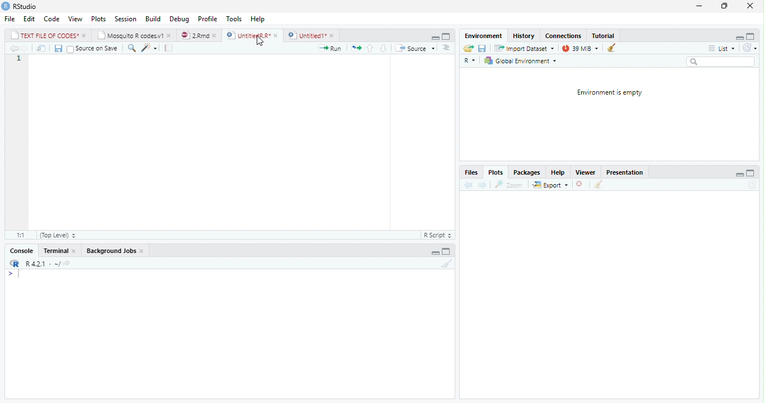 The height and width of the screenshot is (403, 764). What do you see at coordinates (13, 274) in the screenshot?
I see `Typing Indicator` at bounding box center [13, 274].